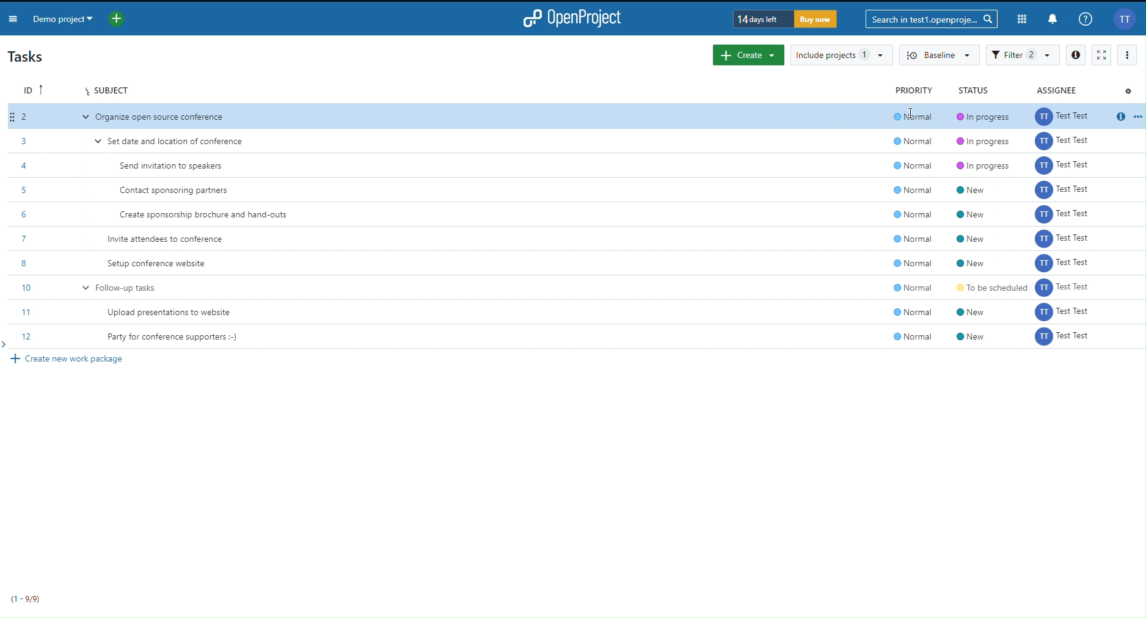  I want to click on Info, so click(1075, 54).